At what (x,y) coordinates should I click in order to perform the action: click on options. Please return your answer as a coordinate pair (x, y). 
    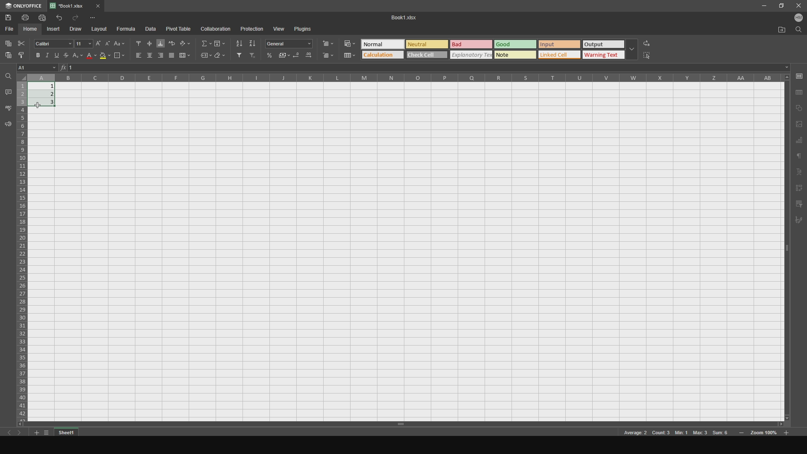
    Looking at the image, I should click on (100, 16).